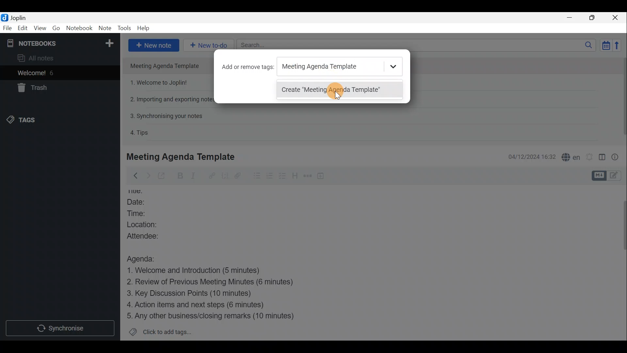 This screenshot has width=627, height=353. Describe the element at coordinates (414, 45) in the screenshot. I see `Search bar` at that location.